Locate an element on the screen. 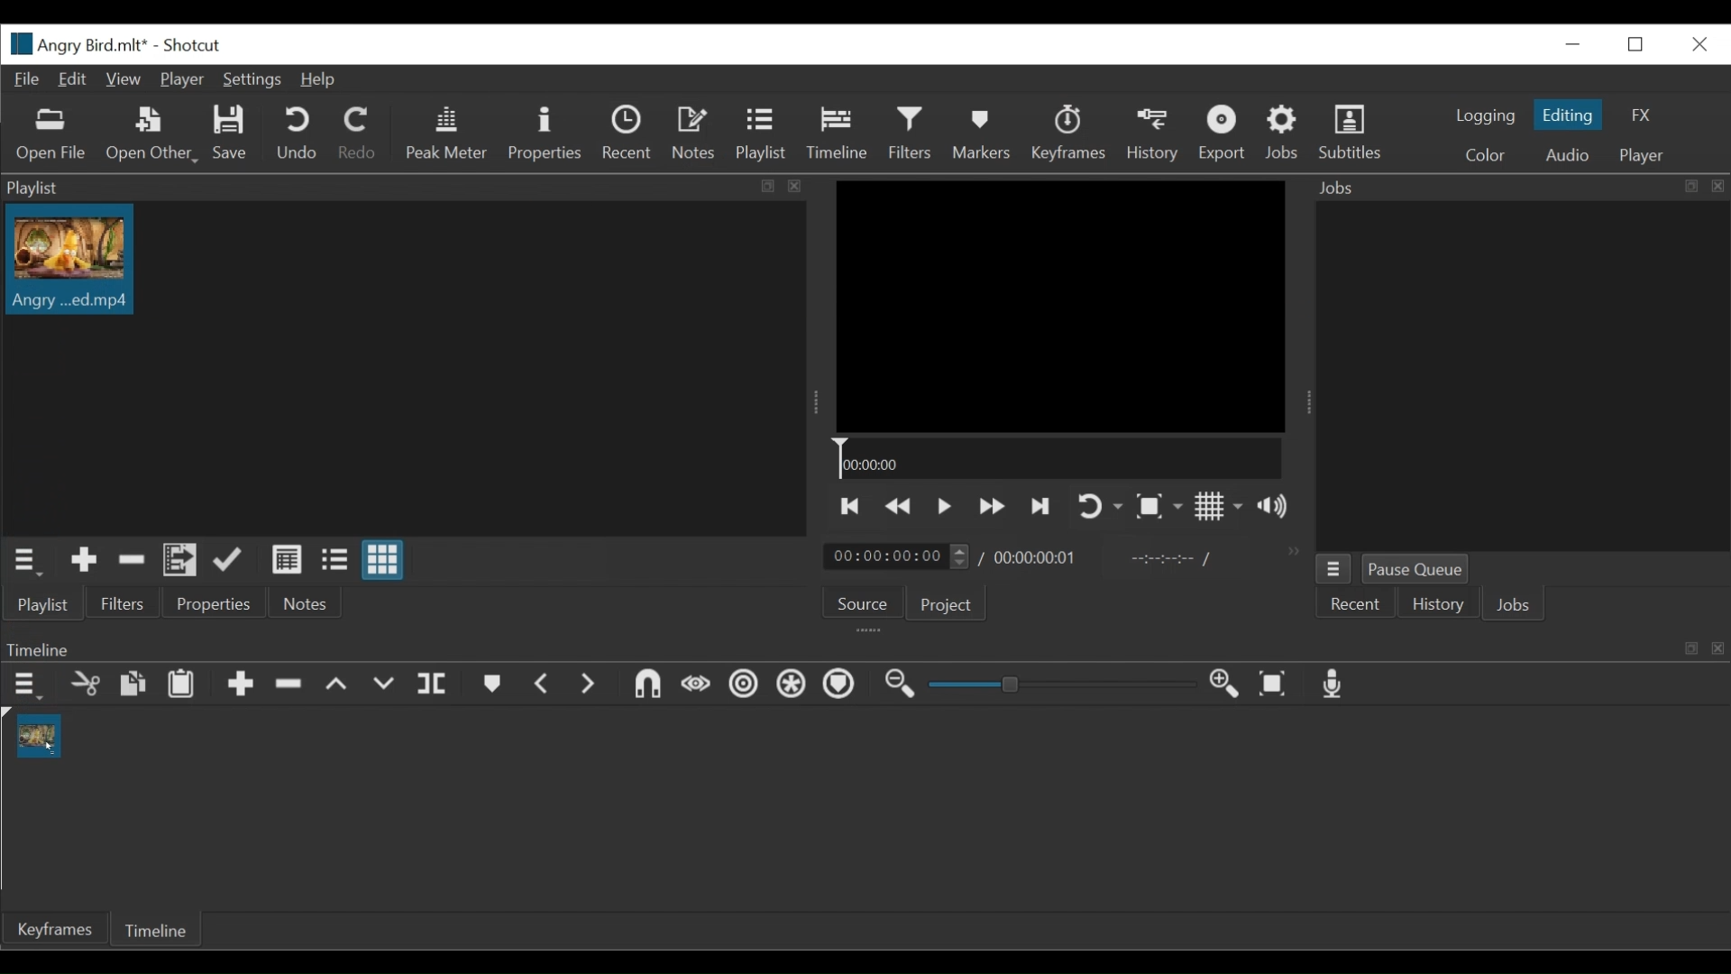  next is located at coordinates (592, 687).